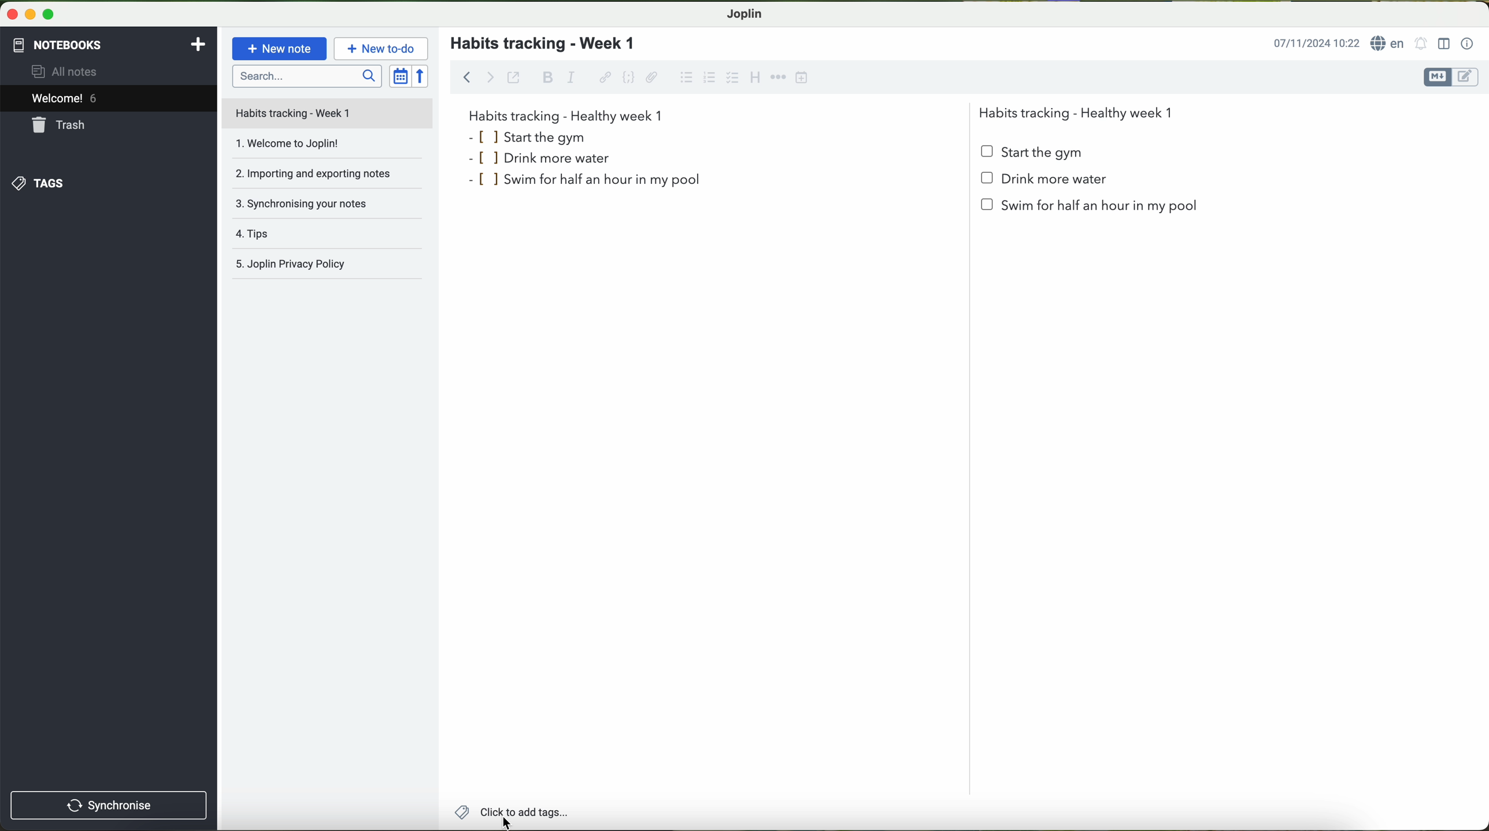 The image size is (1489, 831). What do you see at coordinates (508, 821) in the screenshot?
I see `Cursor` at bounding box center [508, 821].